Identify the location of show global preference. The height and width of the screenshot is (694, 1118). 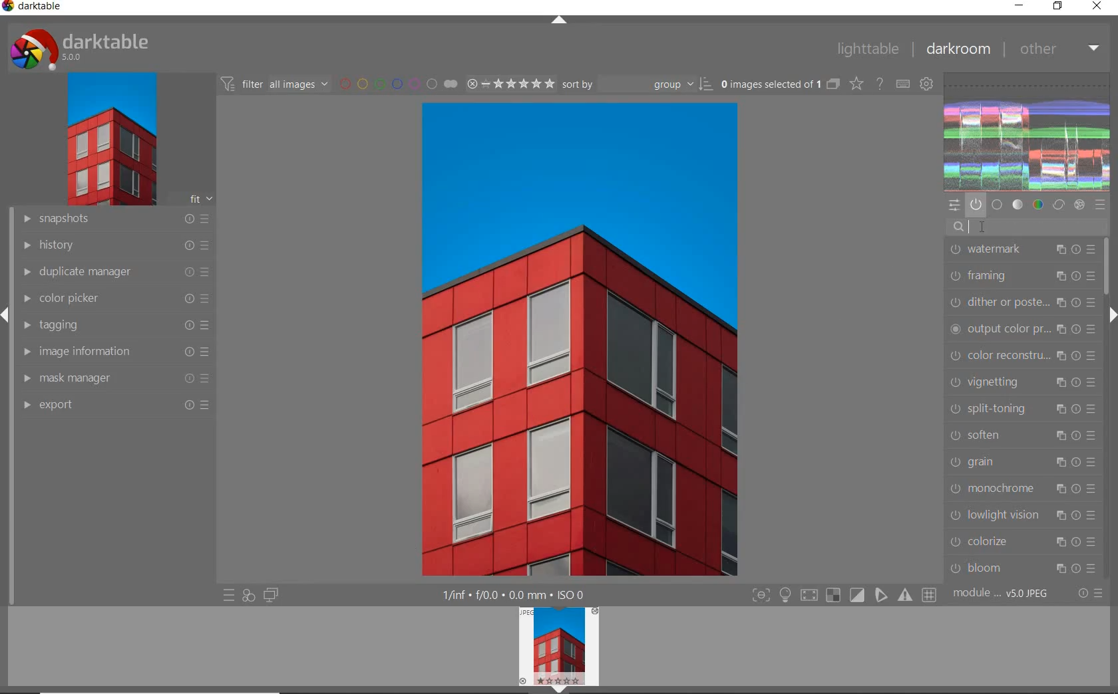
(927, 84).